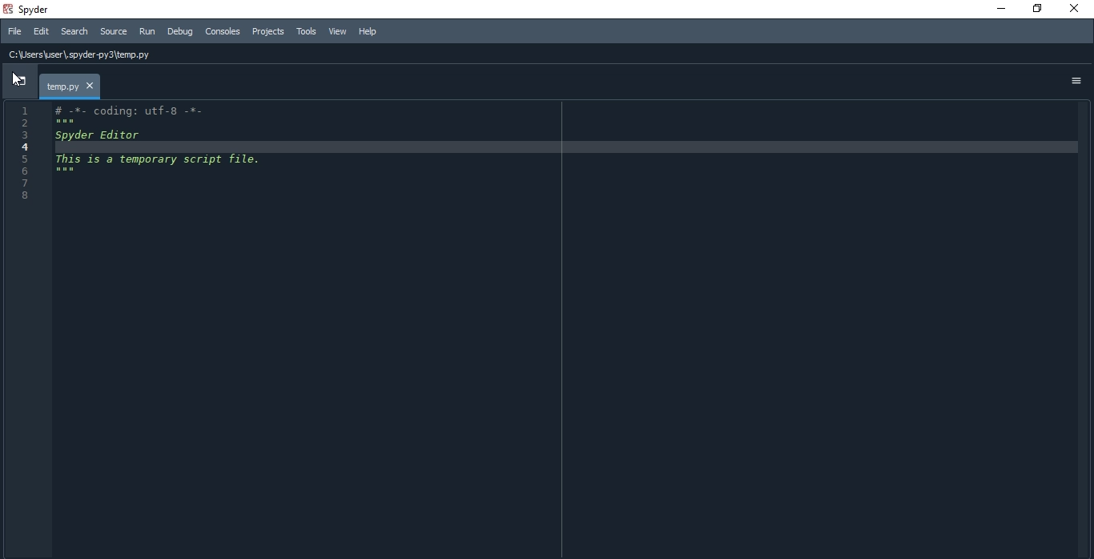  Describe the element at coordinates (338, 32) in the screenshot. I see `View` at that location.